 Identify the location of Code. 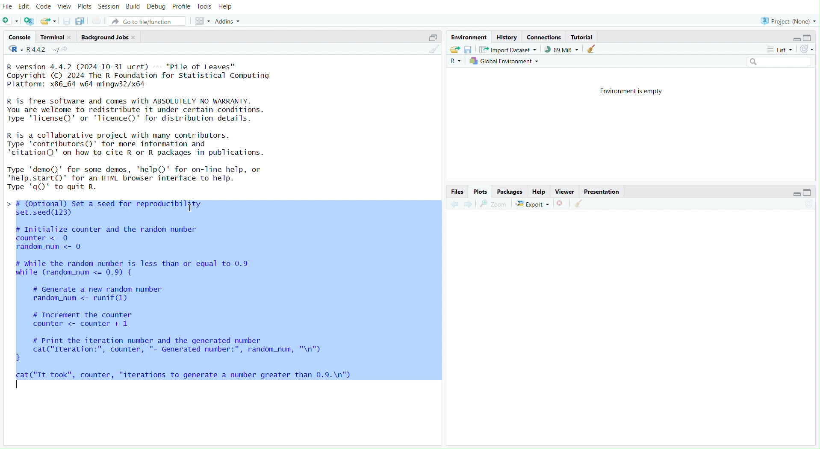
(43, 6).